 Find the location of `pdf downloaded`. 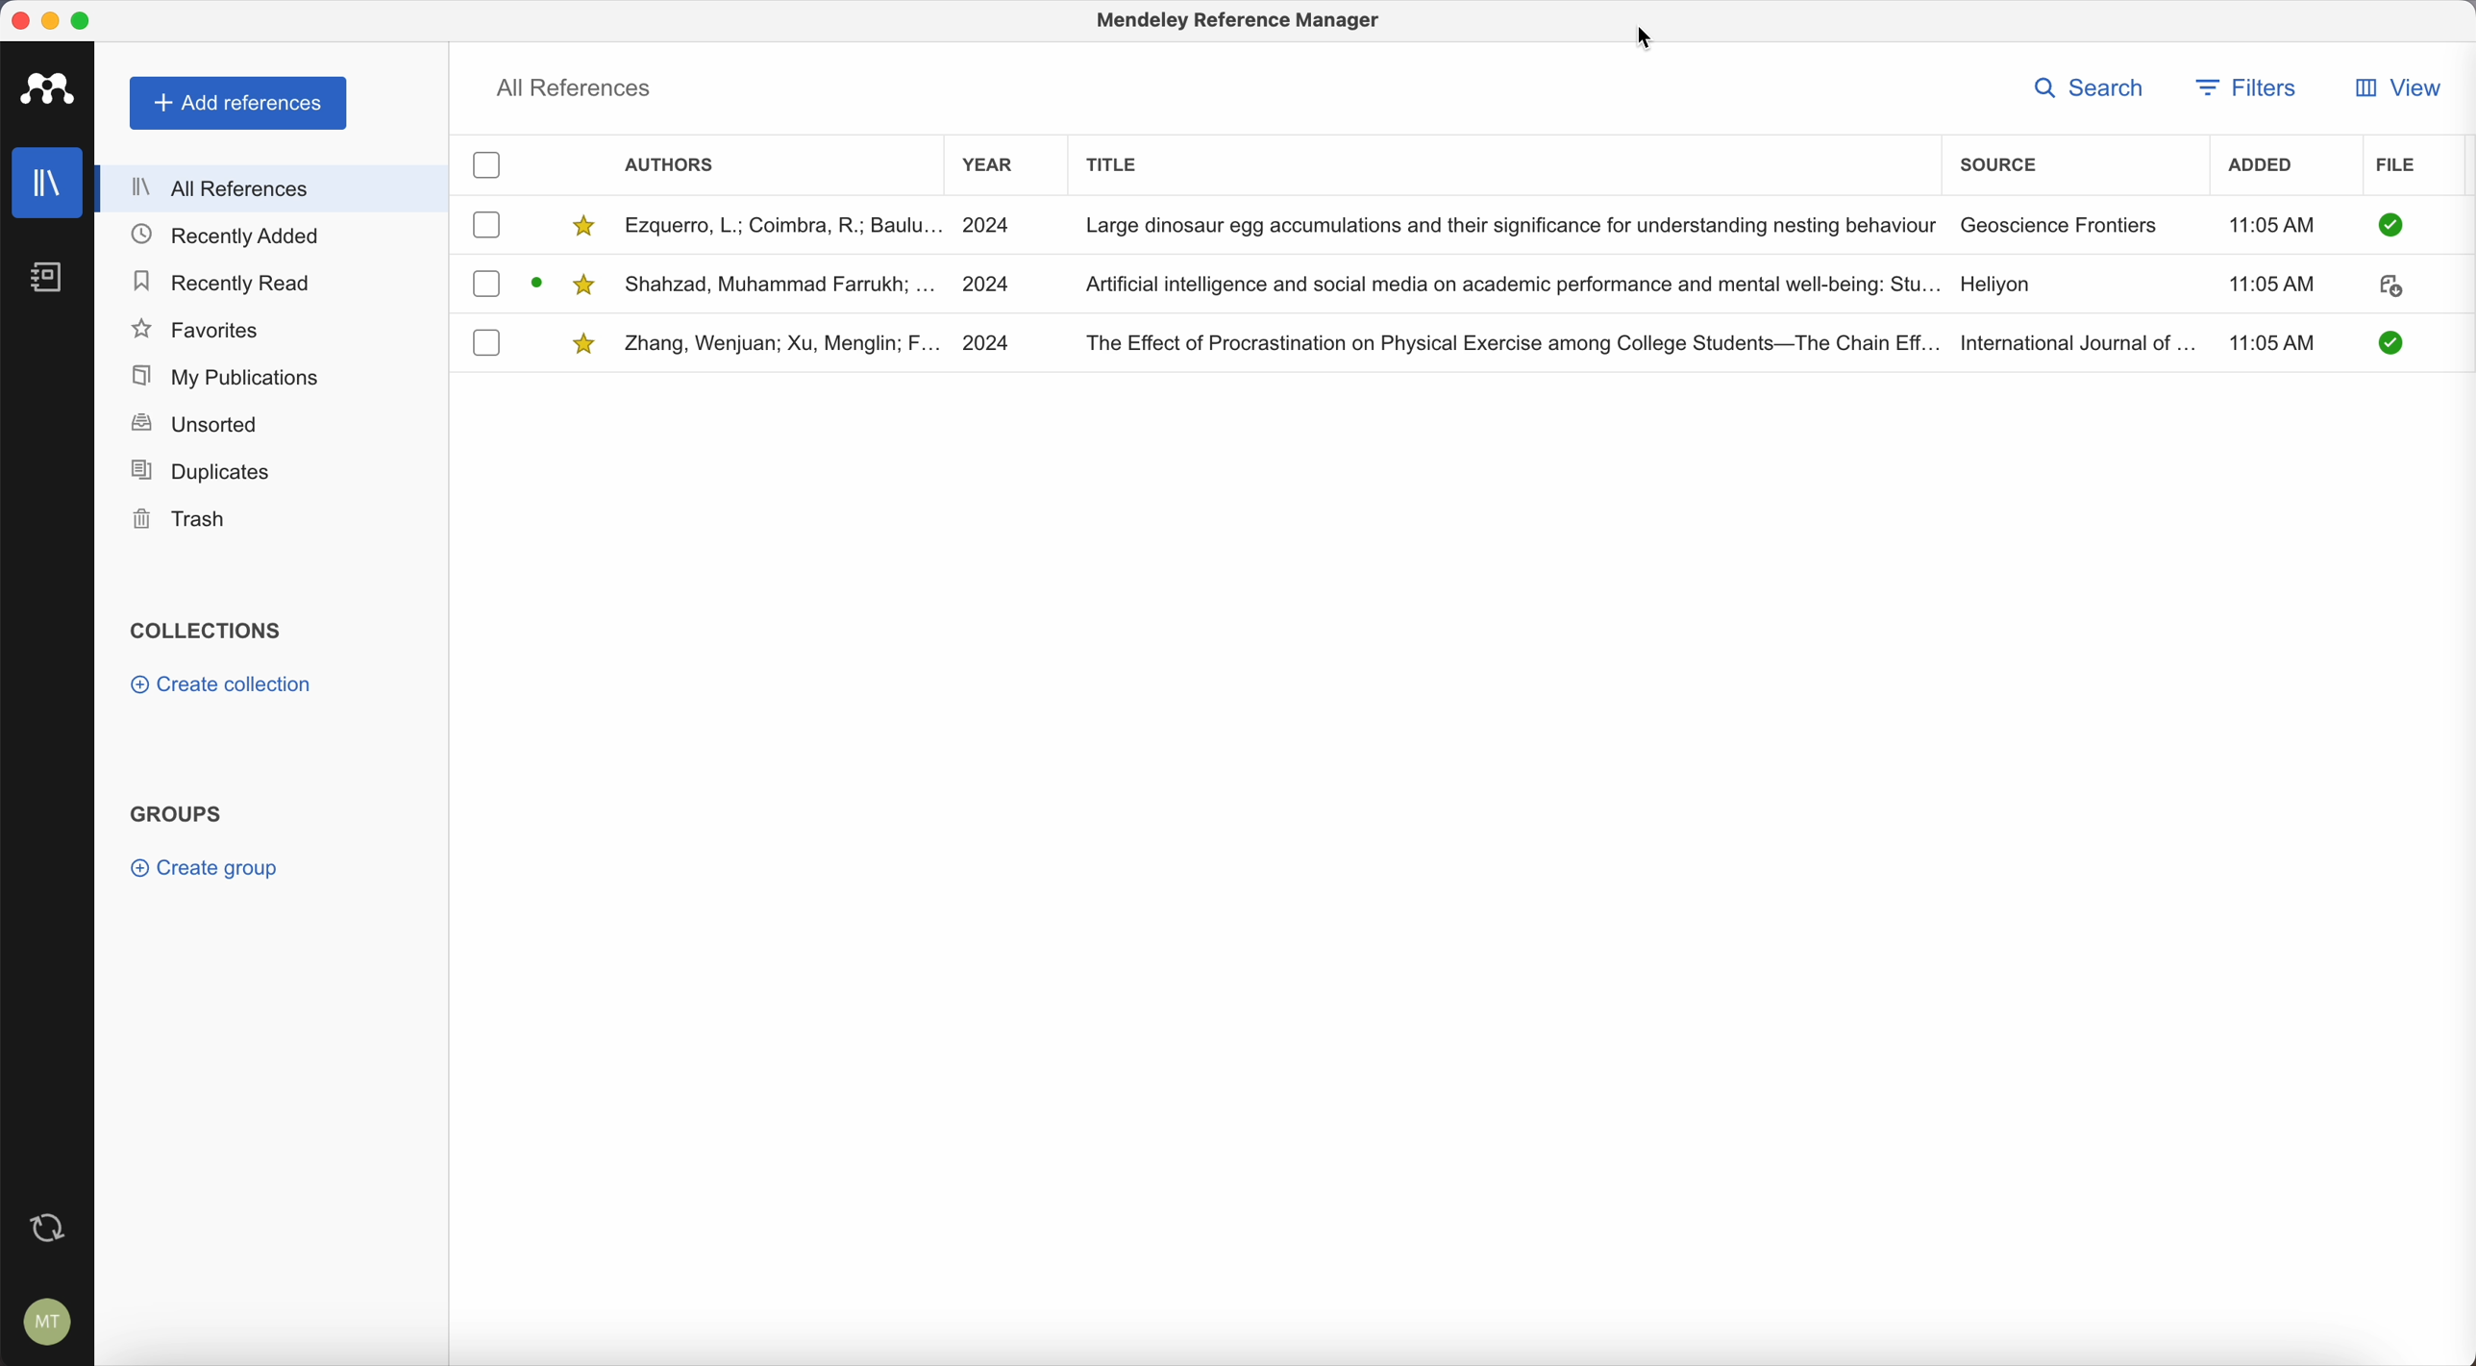

pdf downloaded is located at coordinates (2388, 226).